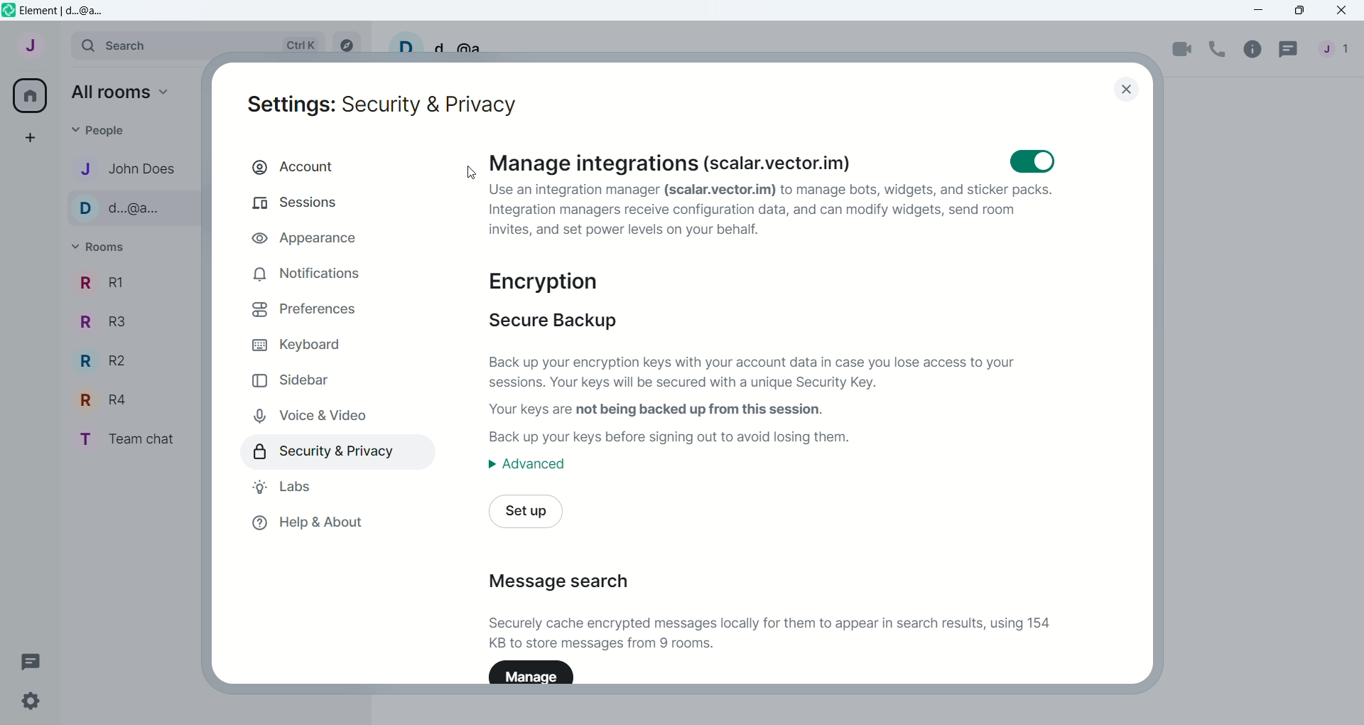 The height and width of the screenshot is (725, 1364). What do you see at coordinates (1218, 50) in the screenshot?
I see `voice call` at bounding box center [1218, 50].